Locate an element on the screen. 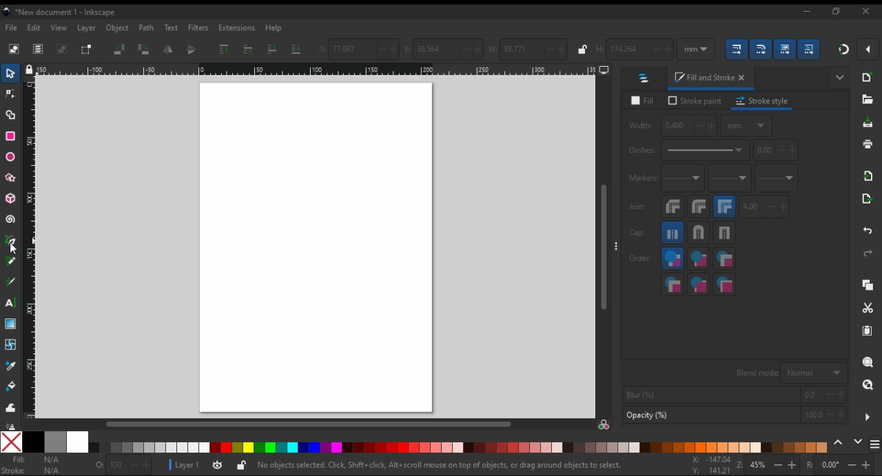 This screenshot has height=476, width=882. join is located at coordinates (637, 207).